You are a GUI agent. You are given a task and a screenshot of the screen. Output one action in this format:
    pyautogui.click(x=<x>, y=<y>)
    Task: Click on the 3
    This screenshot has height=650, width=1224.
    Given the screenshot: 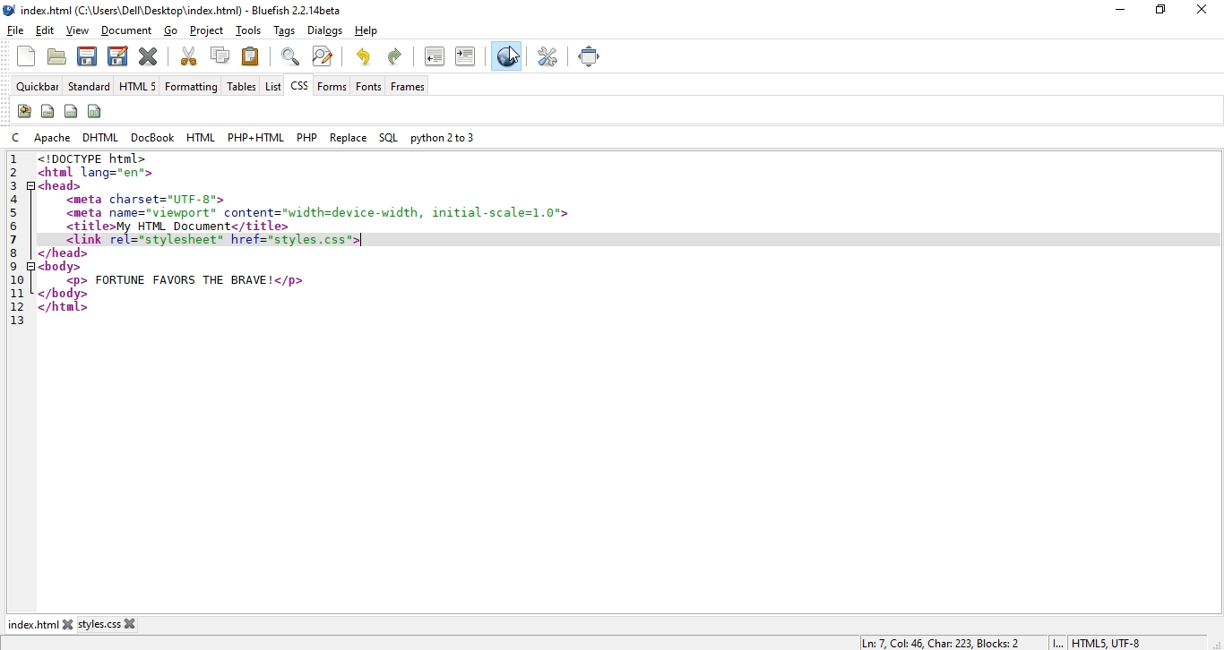 What is the action you would take?
    pyautogui.click(x=16, y=184)
    